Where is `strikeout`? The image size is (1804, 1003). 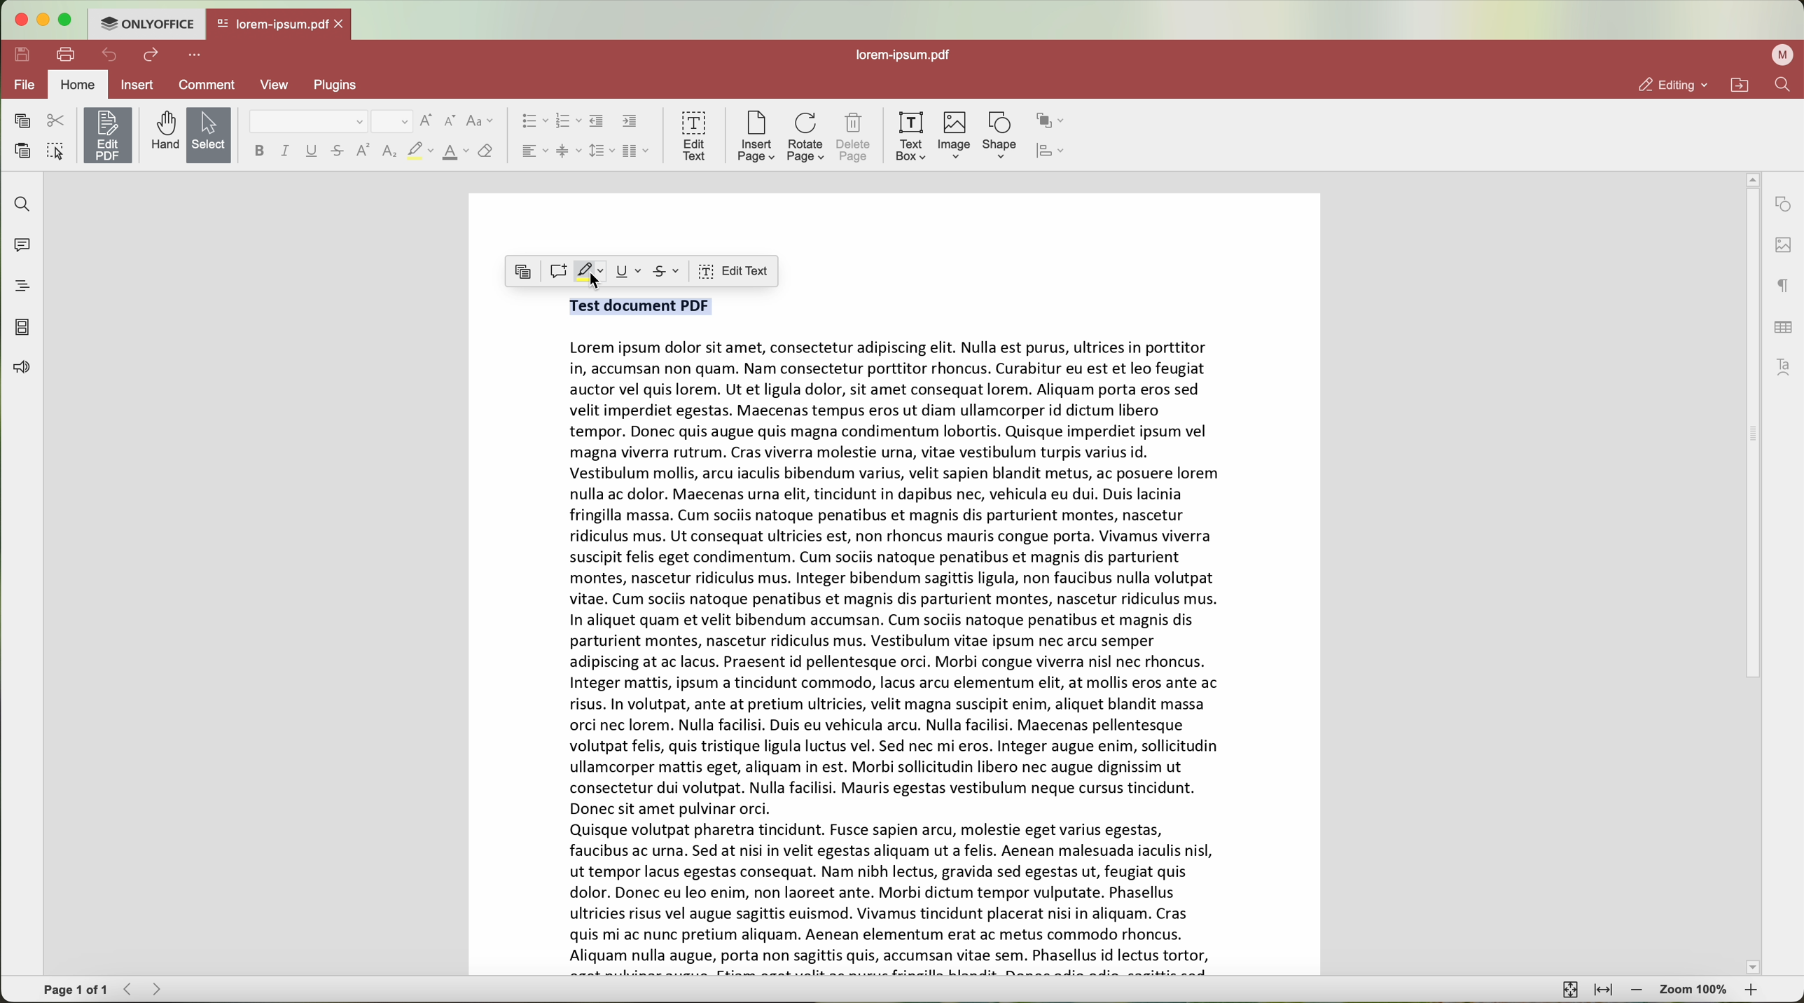 strikeout is located at coordinates (670, 270).